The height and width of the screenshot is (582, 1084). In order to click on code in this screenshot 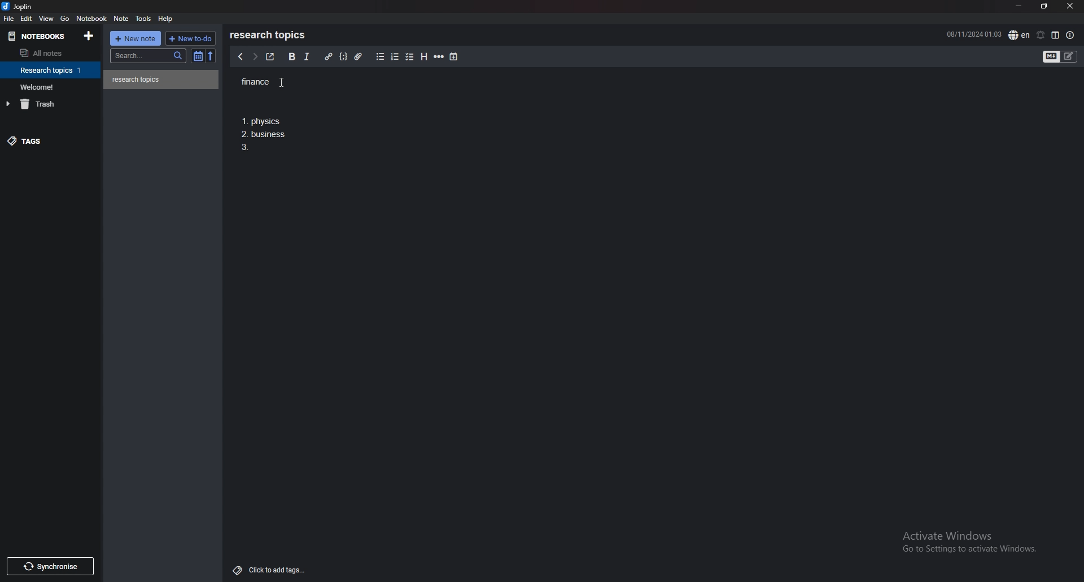, I will do `click(344, 56)`.